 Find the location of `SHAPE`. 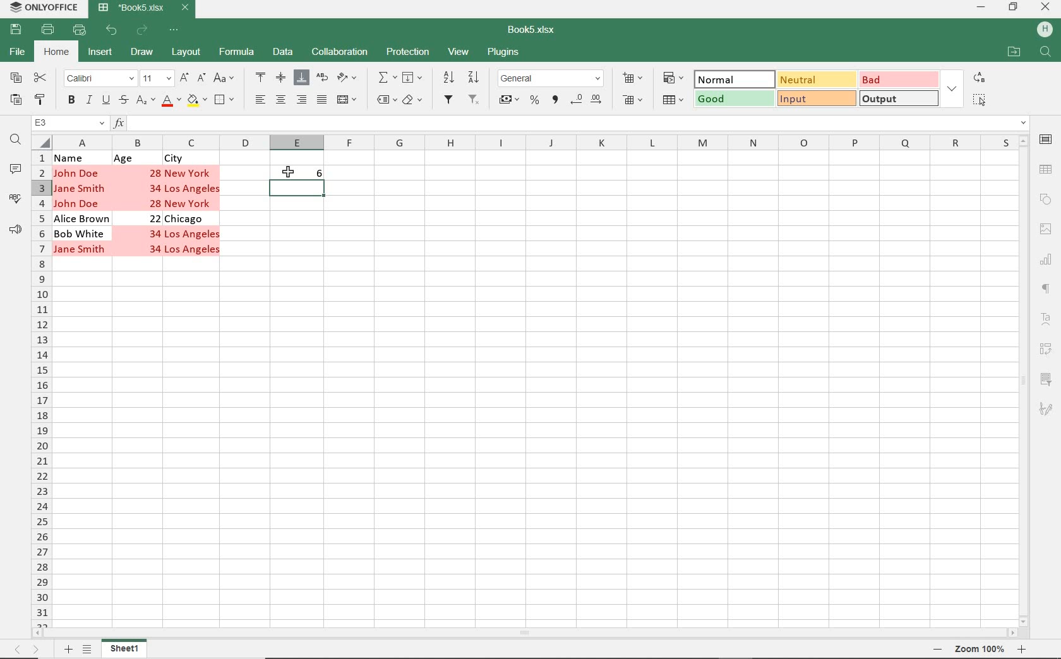

SHAPE is located at coordinates (1045, 198).